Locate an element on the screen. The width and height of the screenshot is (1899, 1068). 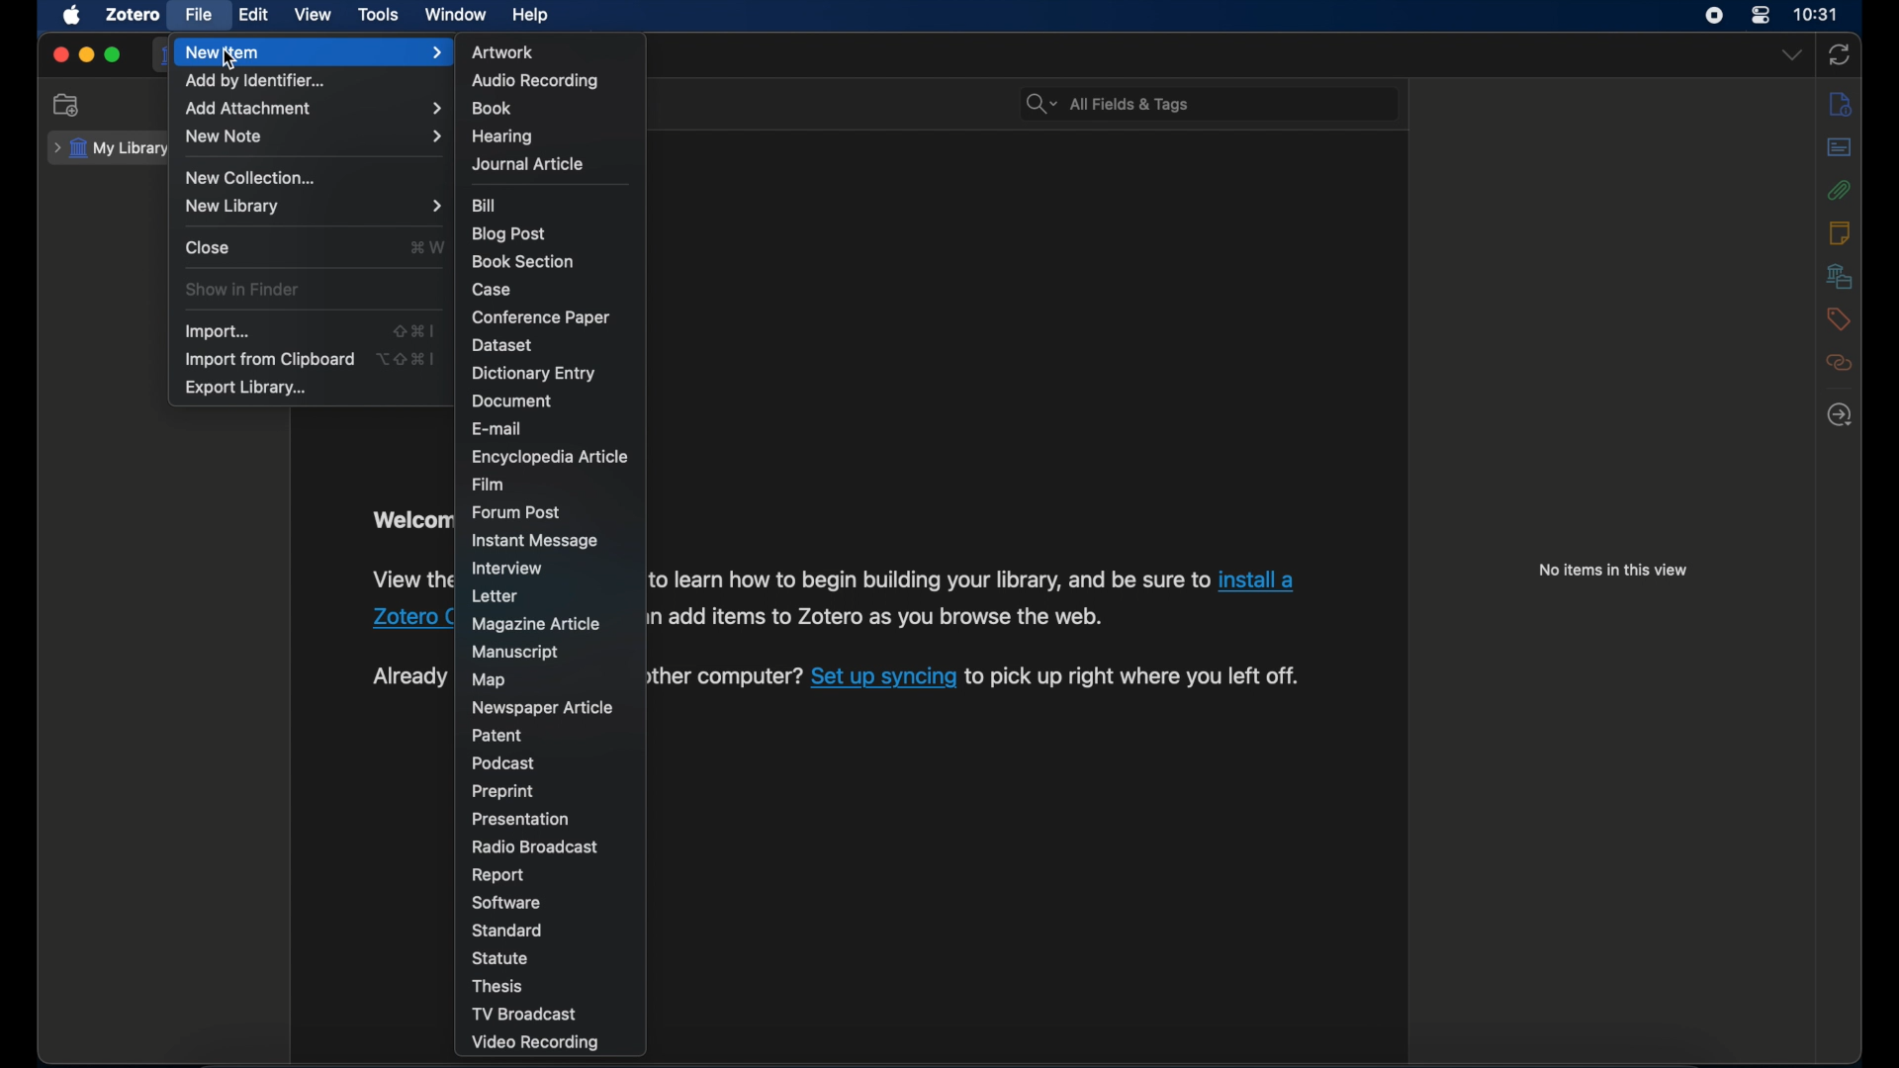
no items this view is located at coordinates (1610, 570).